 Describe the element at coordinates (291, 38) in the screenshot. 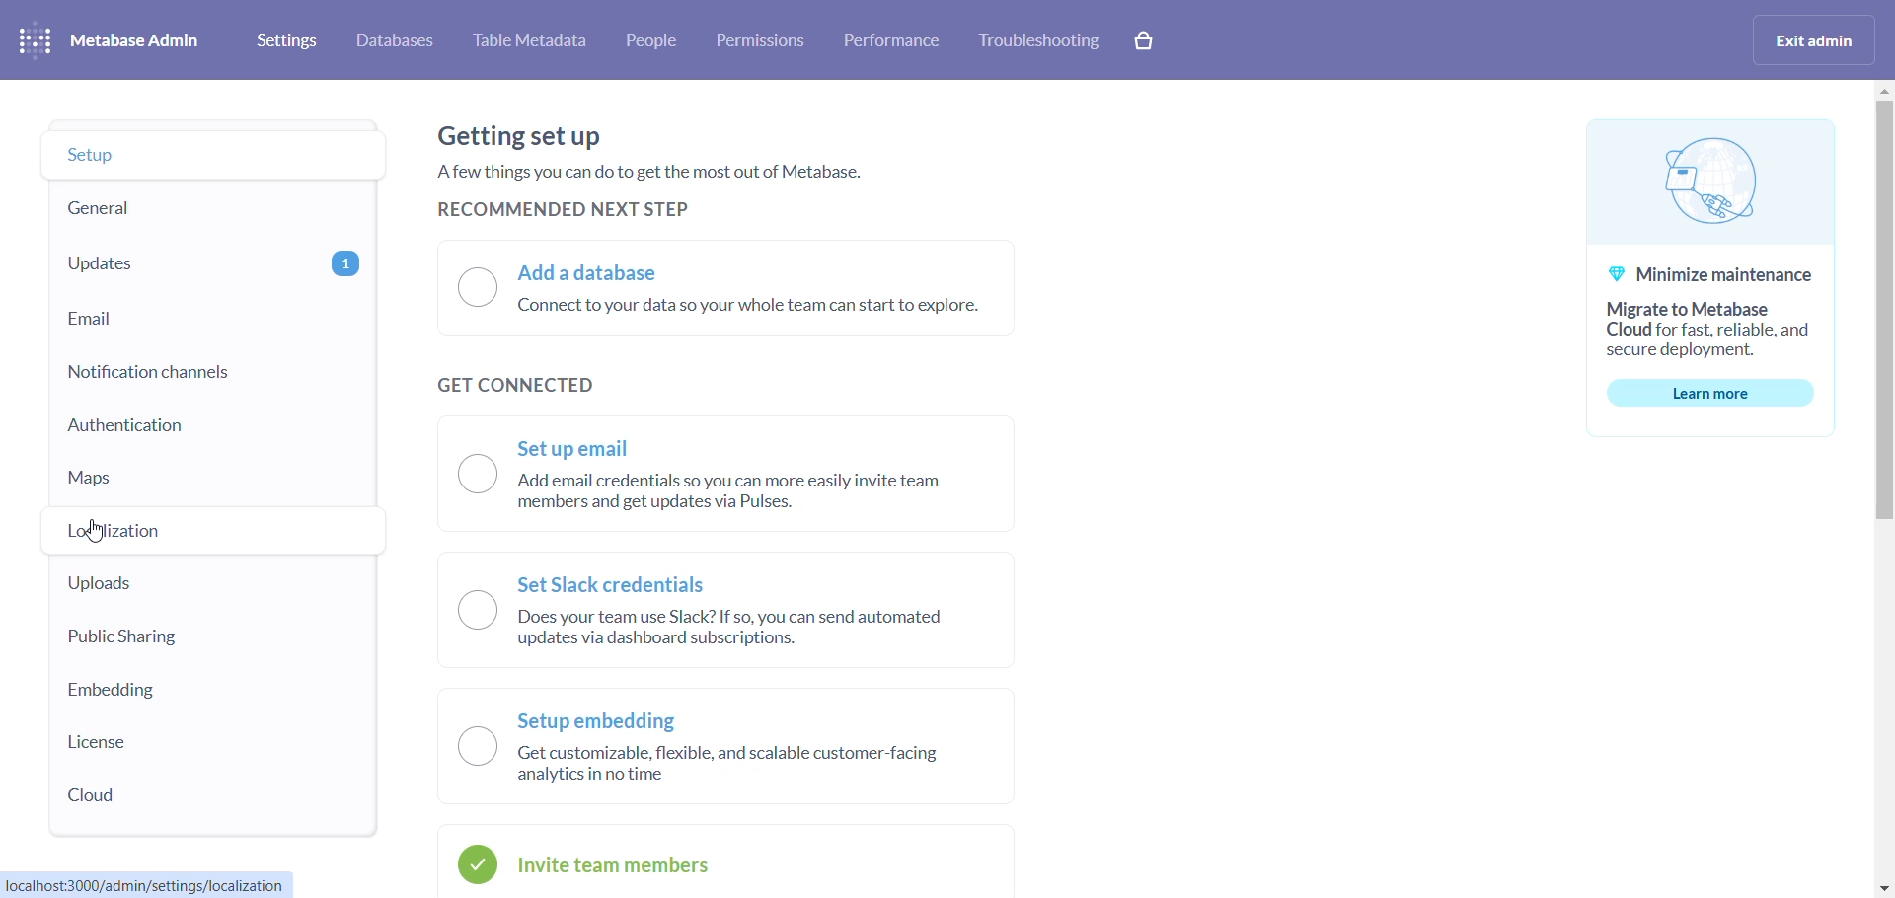

I see `settings` at that location.